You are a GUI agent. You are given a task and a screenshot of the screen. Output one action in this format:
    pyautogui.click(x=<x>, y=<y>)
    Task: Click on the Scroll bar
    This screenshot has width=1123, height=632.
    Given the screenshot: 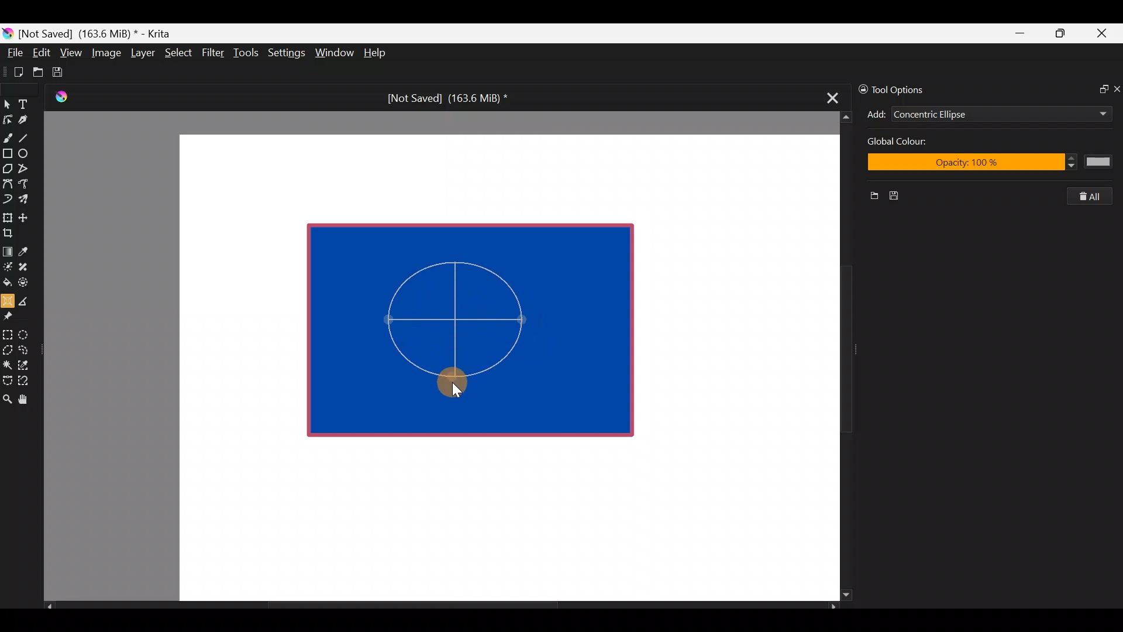 What is the action you would take?
    pyautogui.click(x=838, y=356)
    